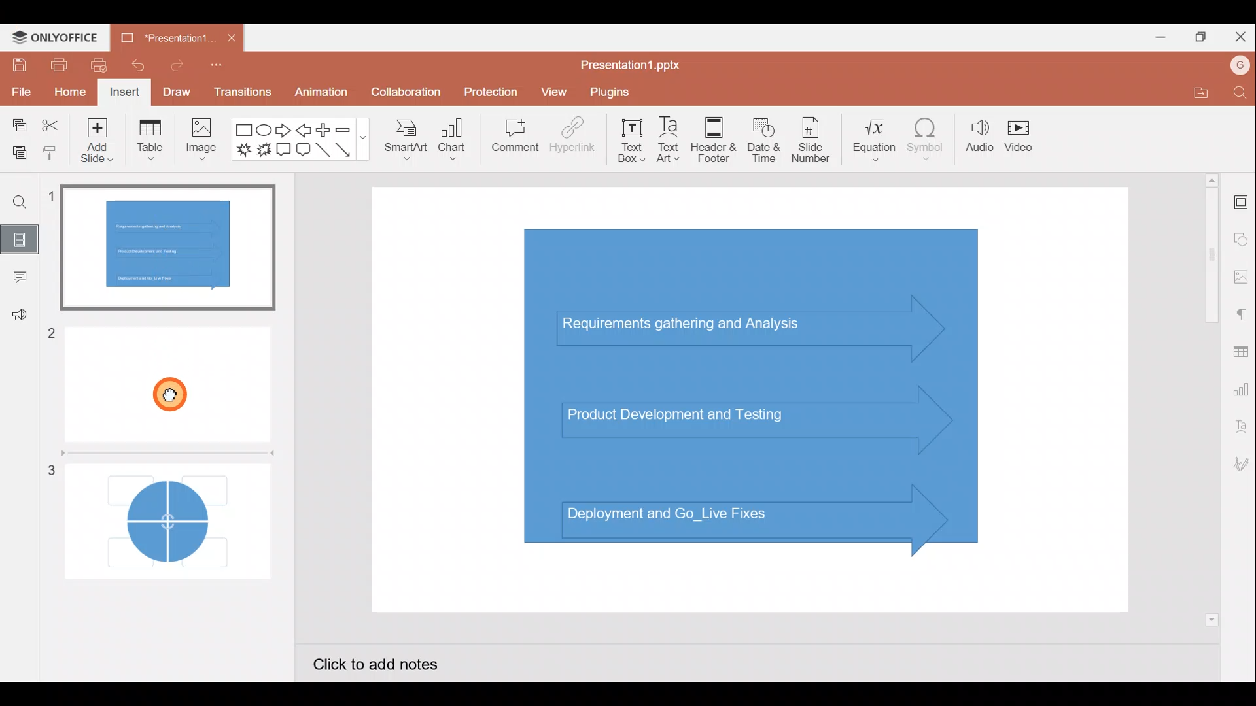  Describe the element at coordinates (717, 140) in the screenshot. I see `Header & footer` at that location.